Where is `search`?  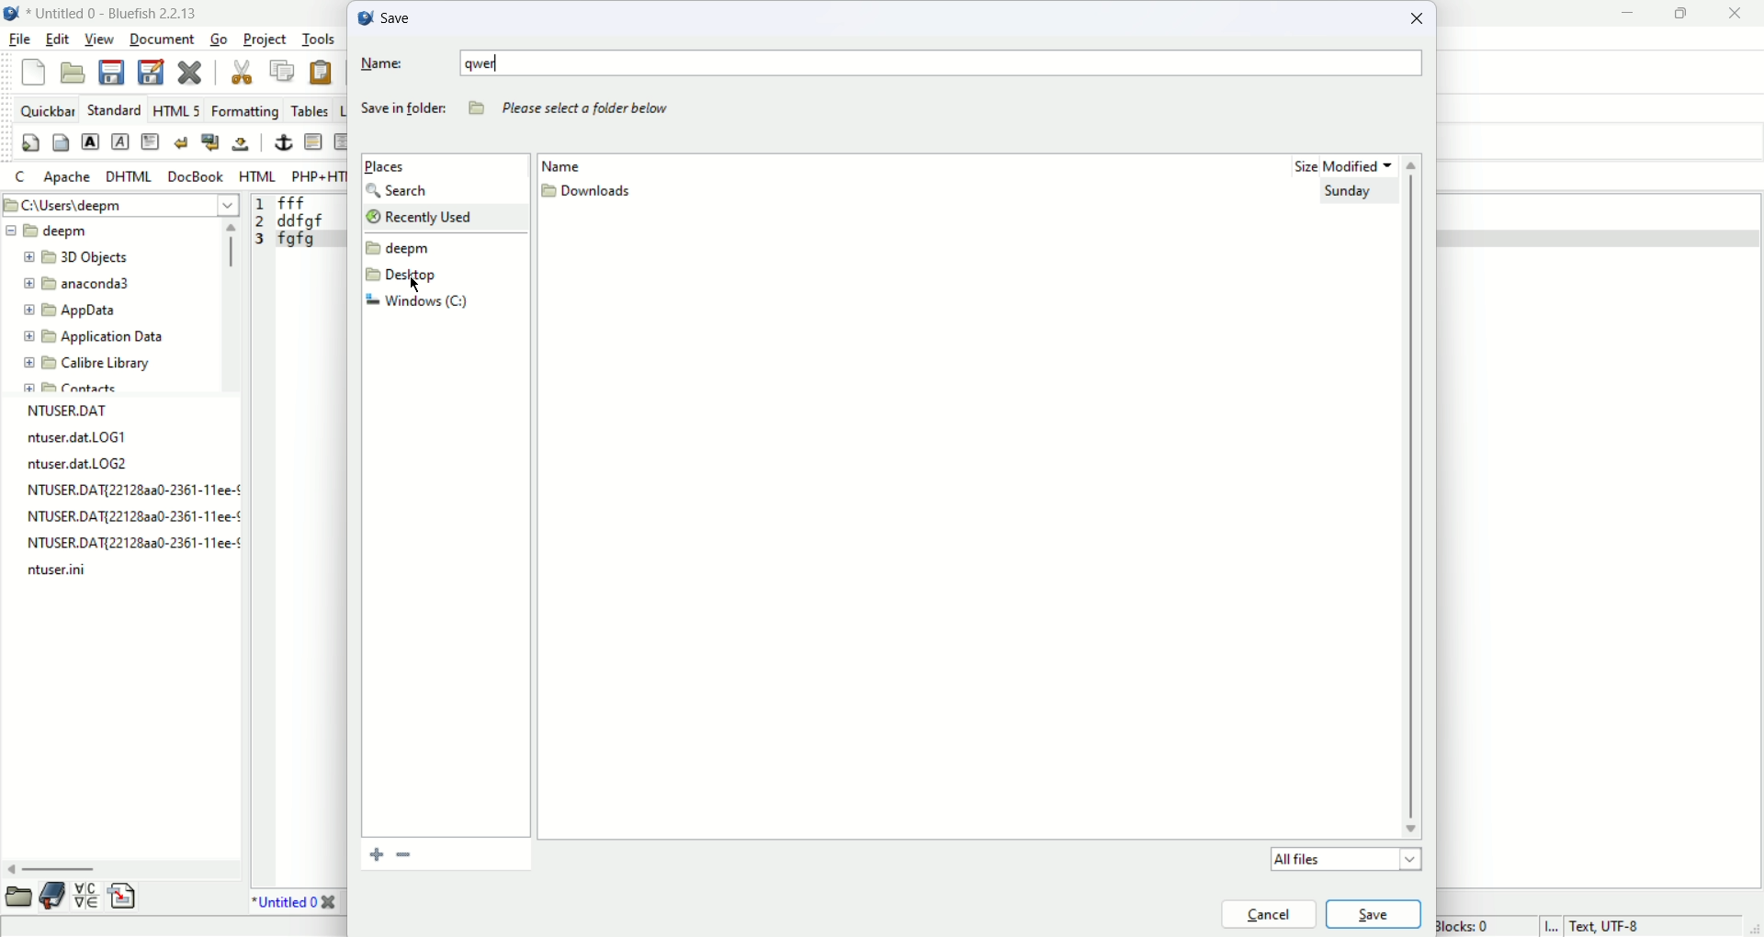
search is located at coordinates (404, 191).